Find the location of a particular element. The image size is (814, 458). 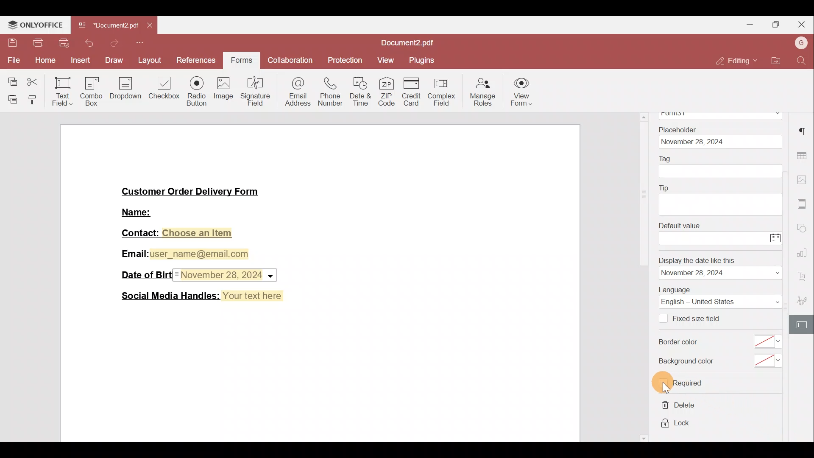

Language  is located at coordinates (719, 301).